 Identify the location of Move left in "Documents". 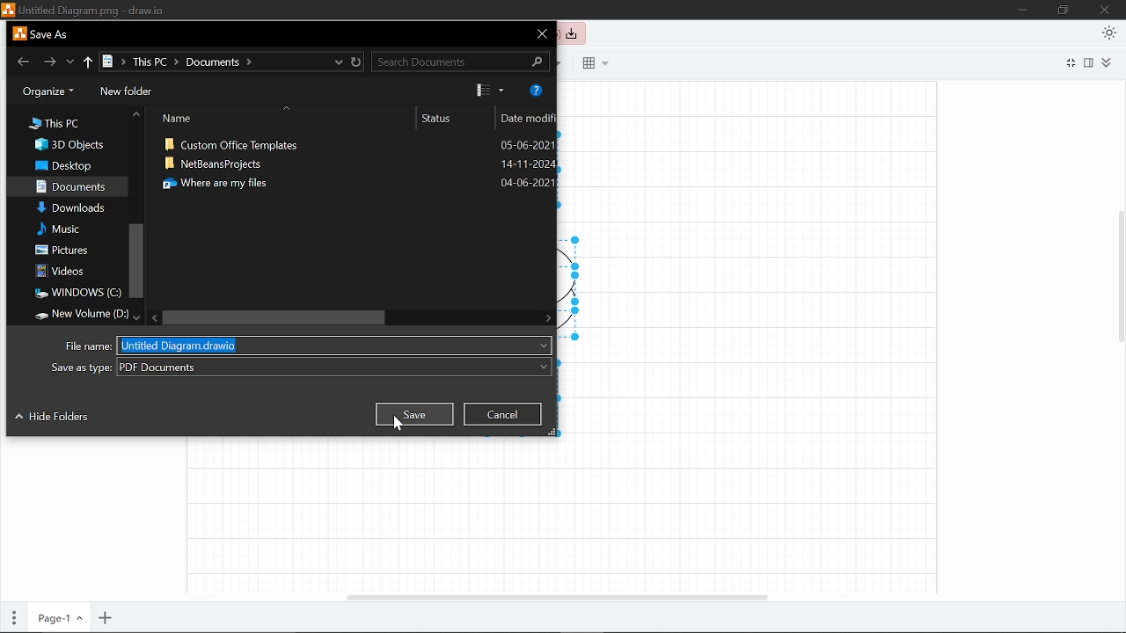
(153, 317).